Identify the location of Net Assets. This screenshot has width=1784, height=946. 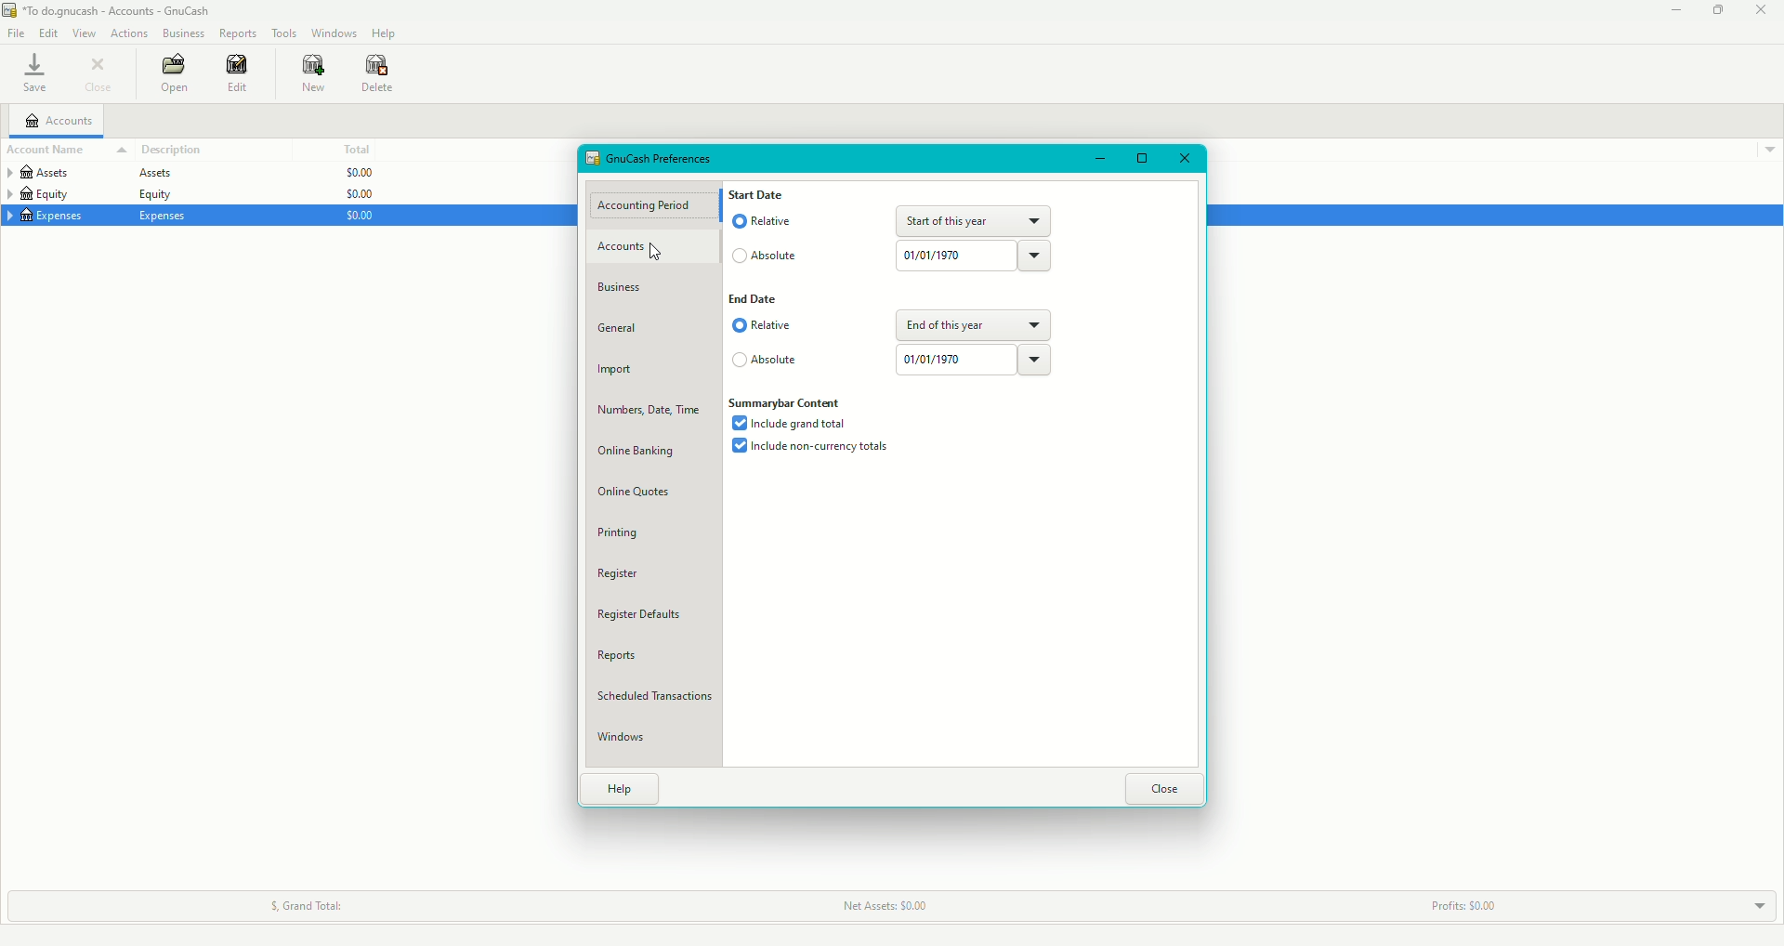
(879, 906).